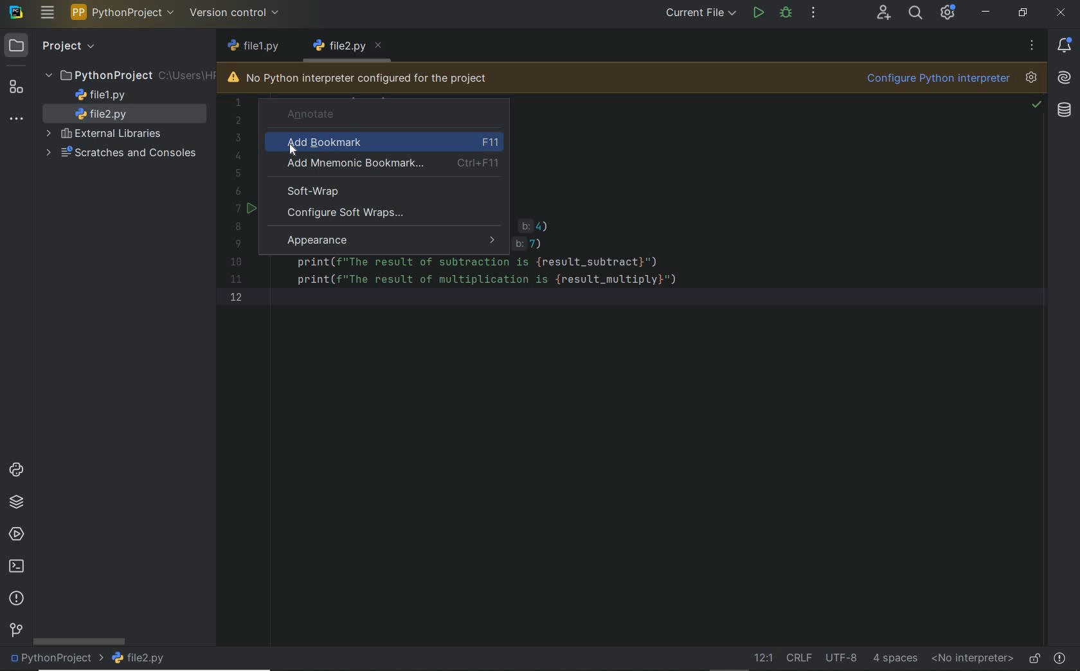  What do you see at coordinates (813, 12) in the screenshot?
I see `more actions` at bounding box center [813, 12].